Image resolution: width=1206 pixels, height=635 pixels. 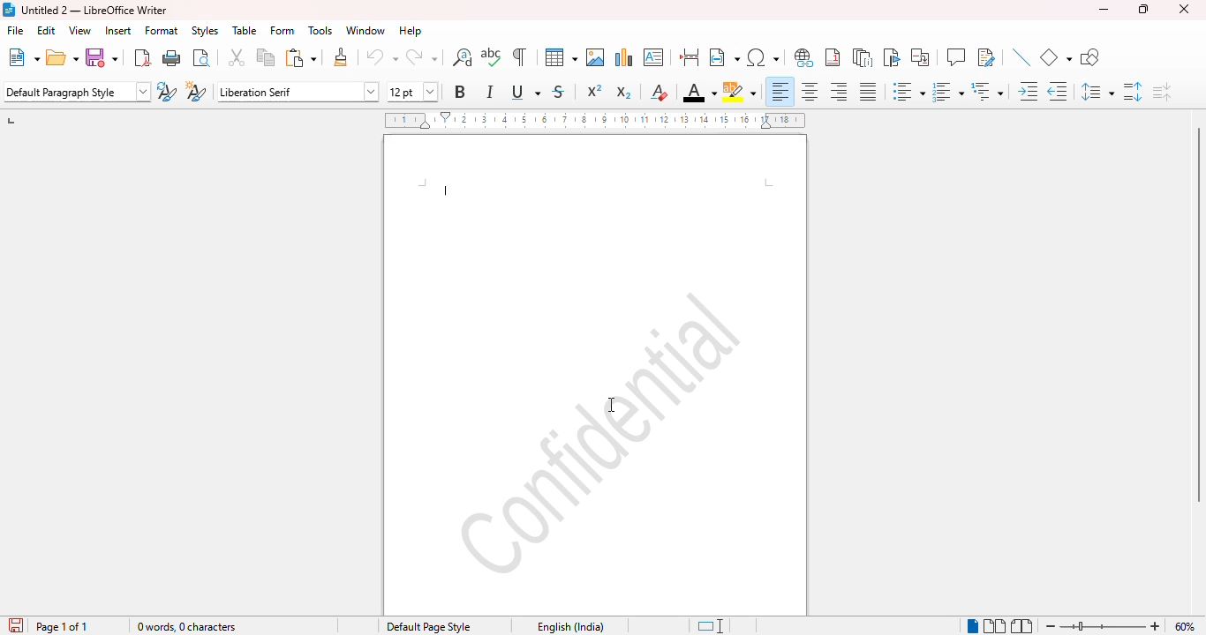 I want to click on minimize, so click(x=1104, y=10).